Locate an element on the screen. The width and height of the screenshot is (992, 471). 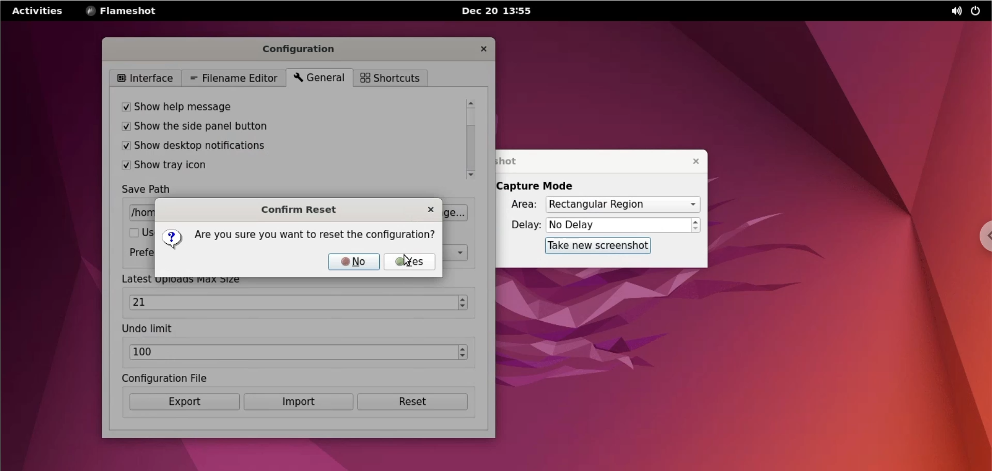
show help message checkbox is located at coordinates (285, 107).